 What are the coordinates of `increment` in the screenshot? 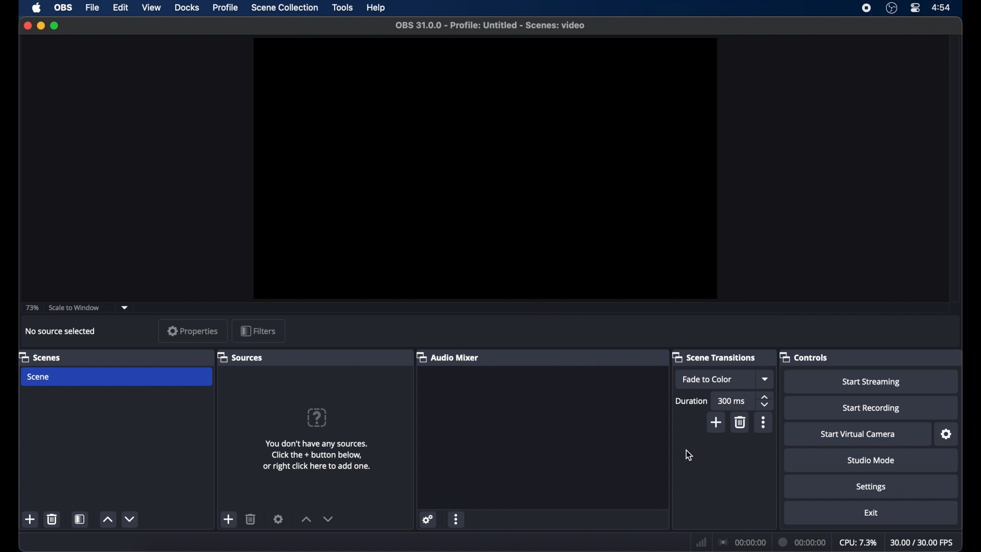 It's located at (107, 520).